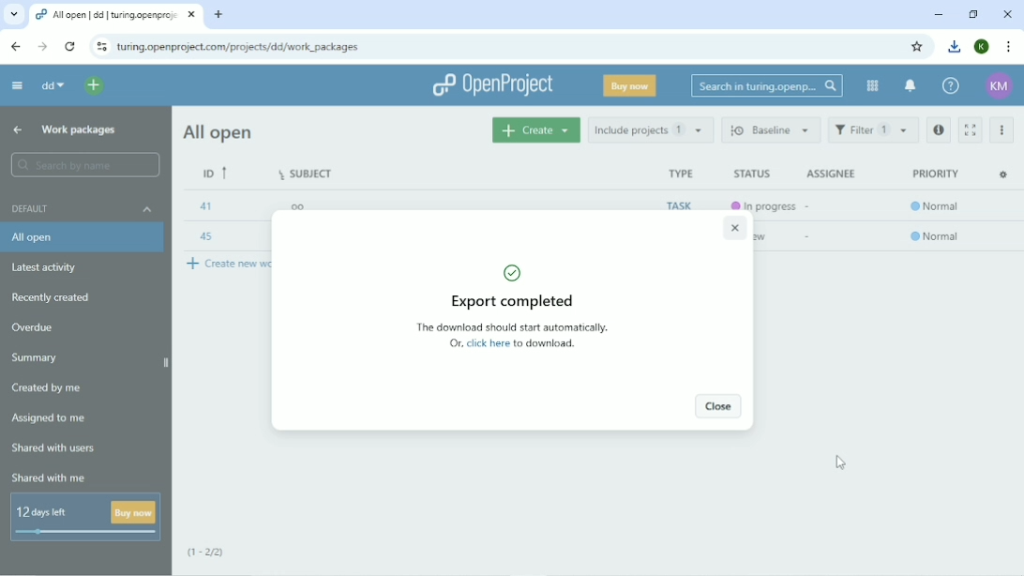  Describe the element at coordinates (910, 86) in the screenshot. I see `To notification center` at that location.